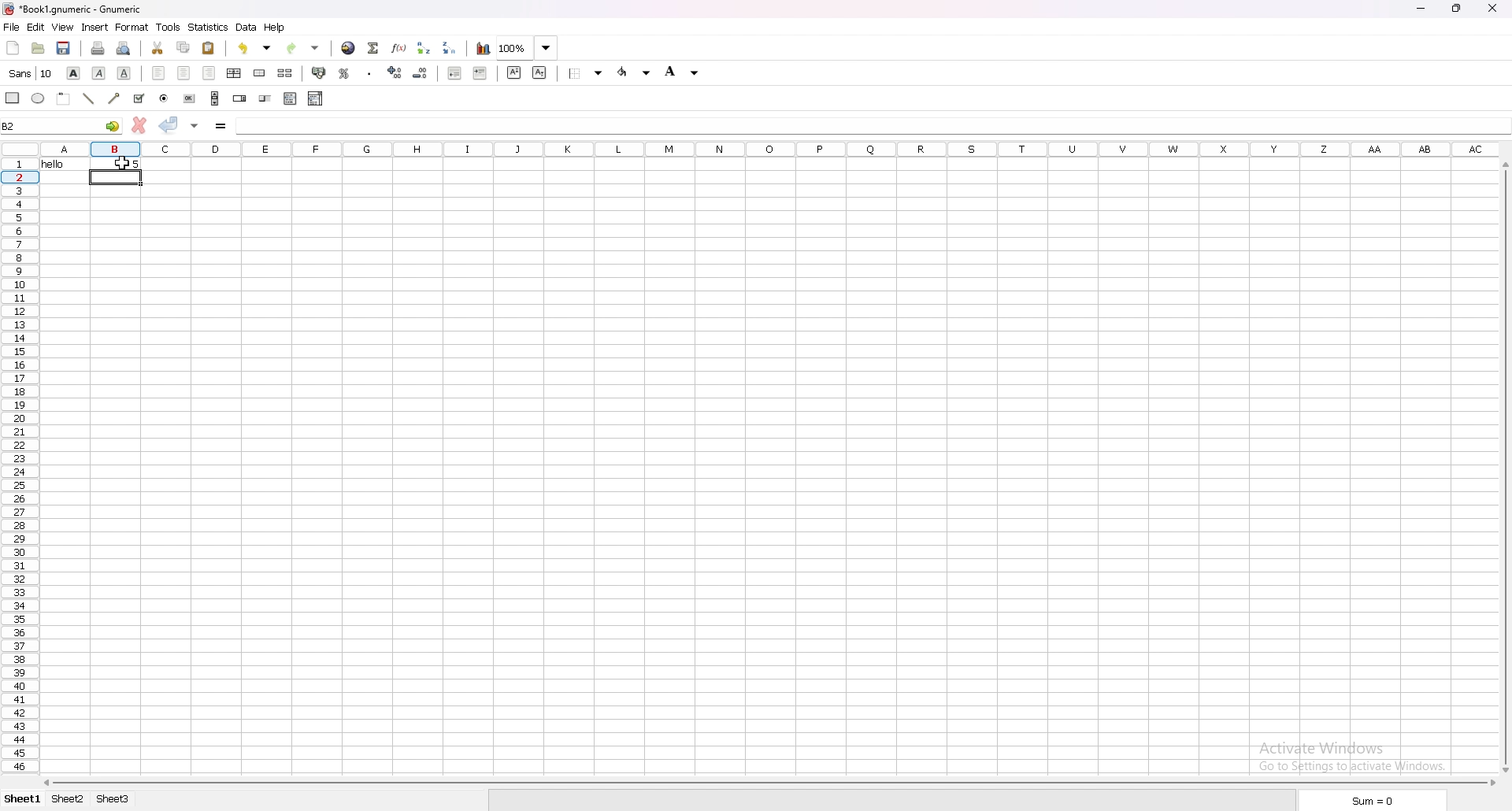 This screenshot has width=1512, height=811. What do you see at coordinates (1456, 9) in the screenshot?
I see `resize` at bounding box center [1456, 9].